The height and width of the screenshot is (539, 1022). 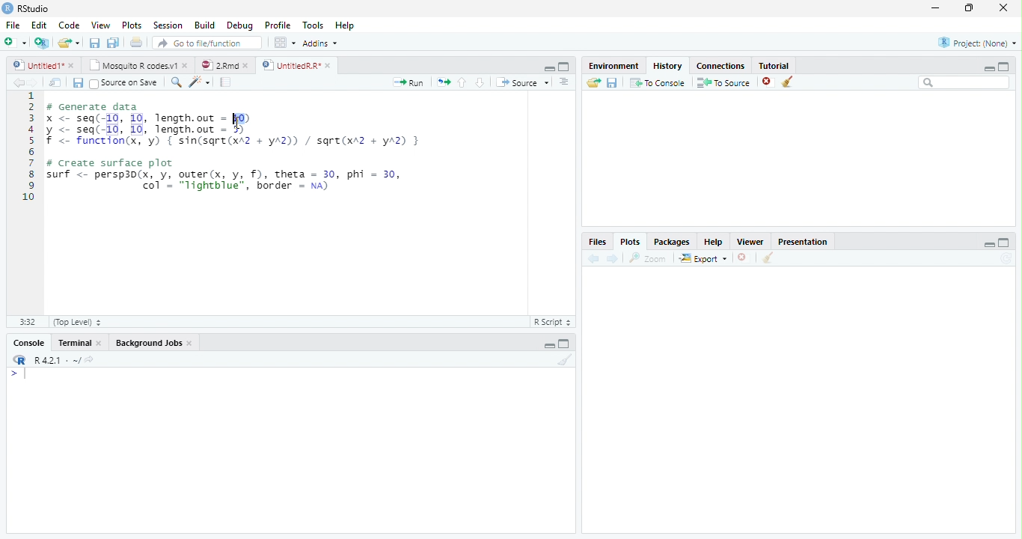 I want to click on close, so click(x=328, y=65).